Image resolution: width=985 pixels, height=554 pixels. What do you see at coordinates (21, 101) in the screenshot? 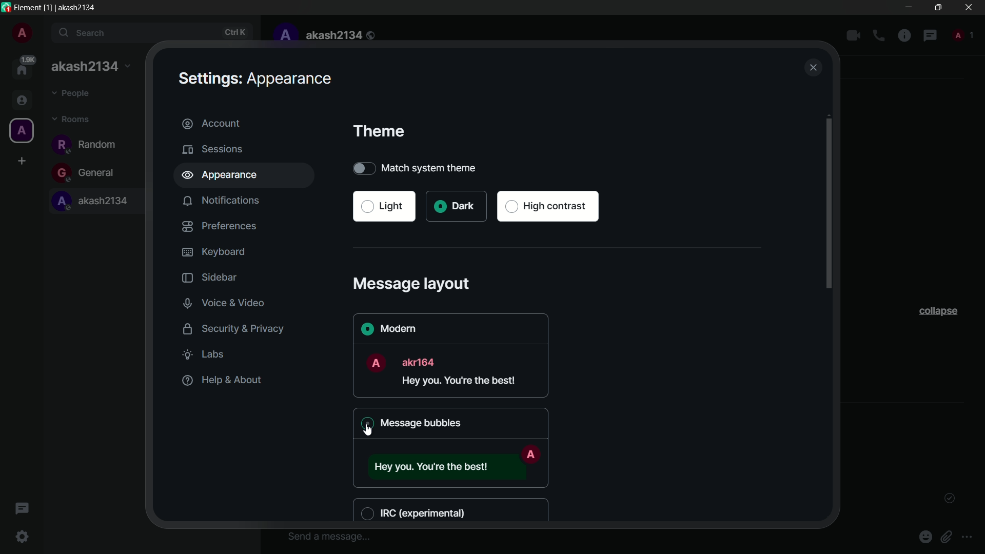
I see `people icon` at bounding box center [21, 101].